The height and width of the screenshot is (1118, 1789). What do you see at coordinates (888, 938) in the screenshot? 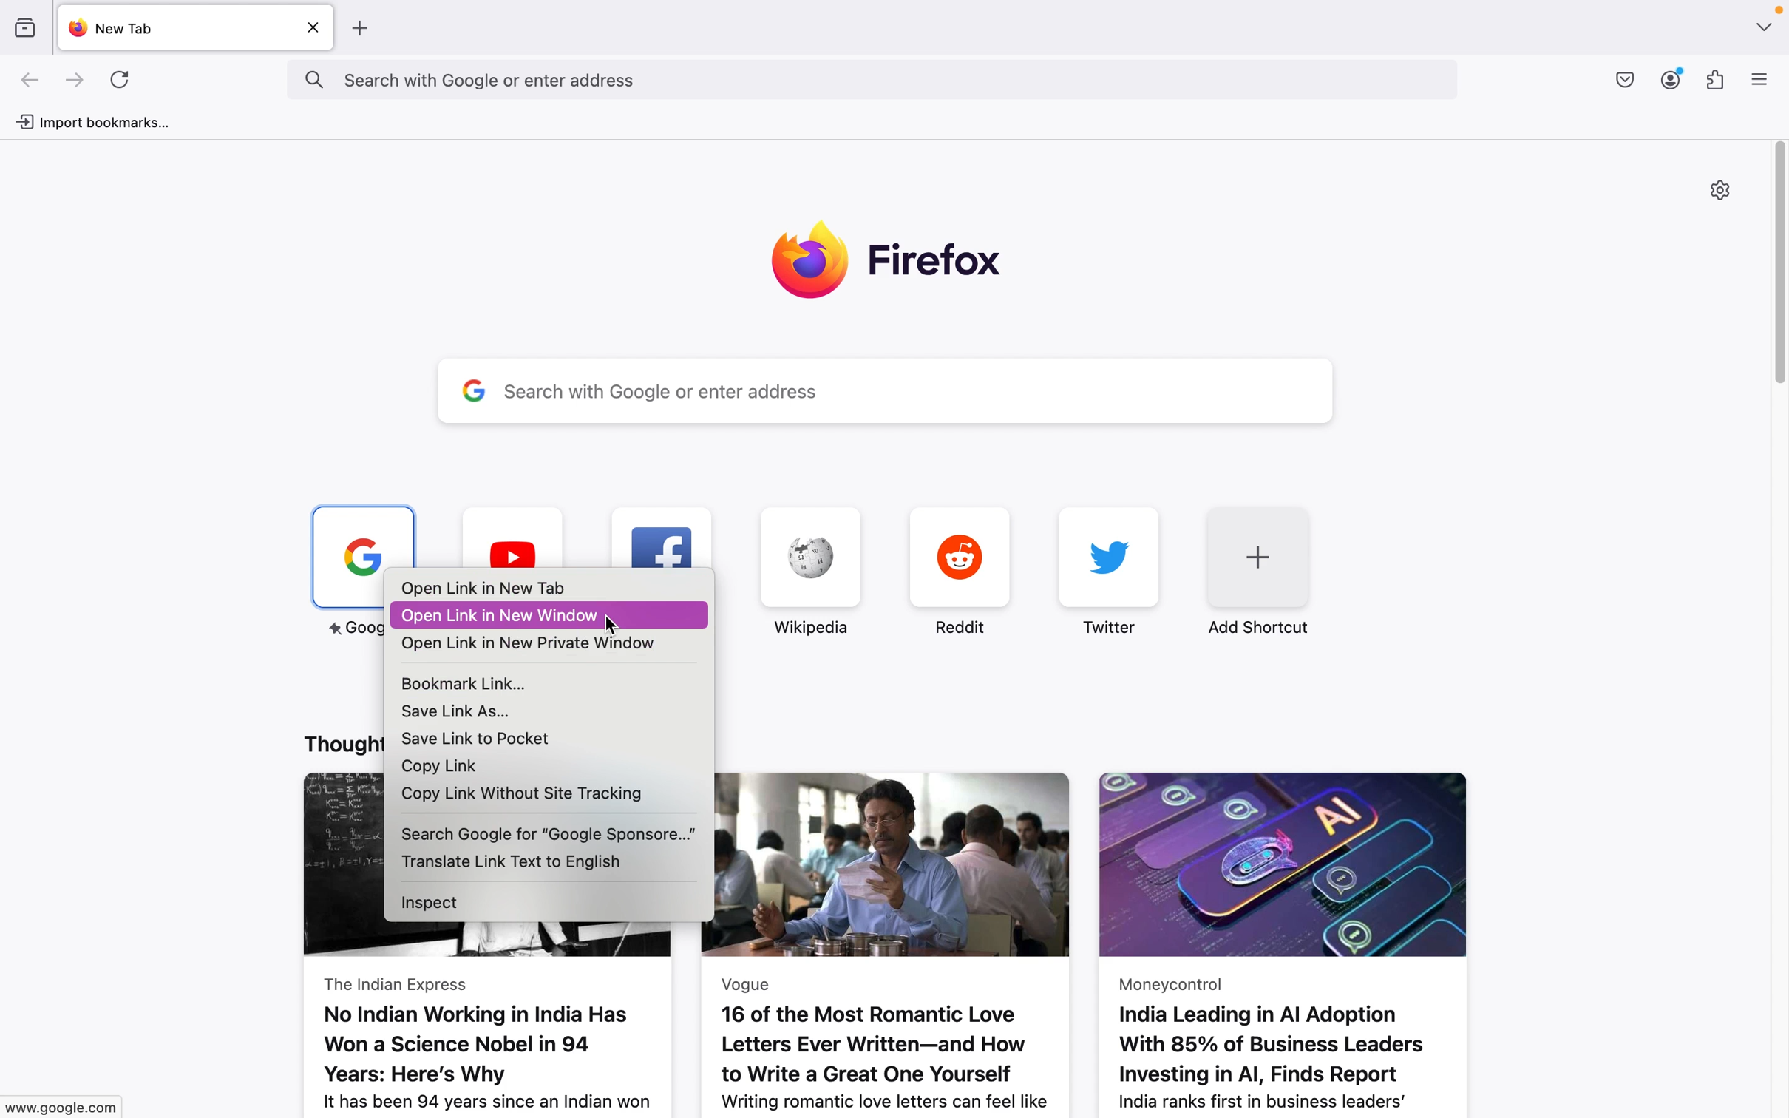
I see `Vogue

16 of the Most Romantic Love
Letters Ever Written—and How
to Write a Great One Yourself` at bounding box center [888, 938].